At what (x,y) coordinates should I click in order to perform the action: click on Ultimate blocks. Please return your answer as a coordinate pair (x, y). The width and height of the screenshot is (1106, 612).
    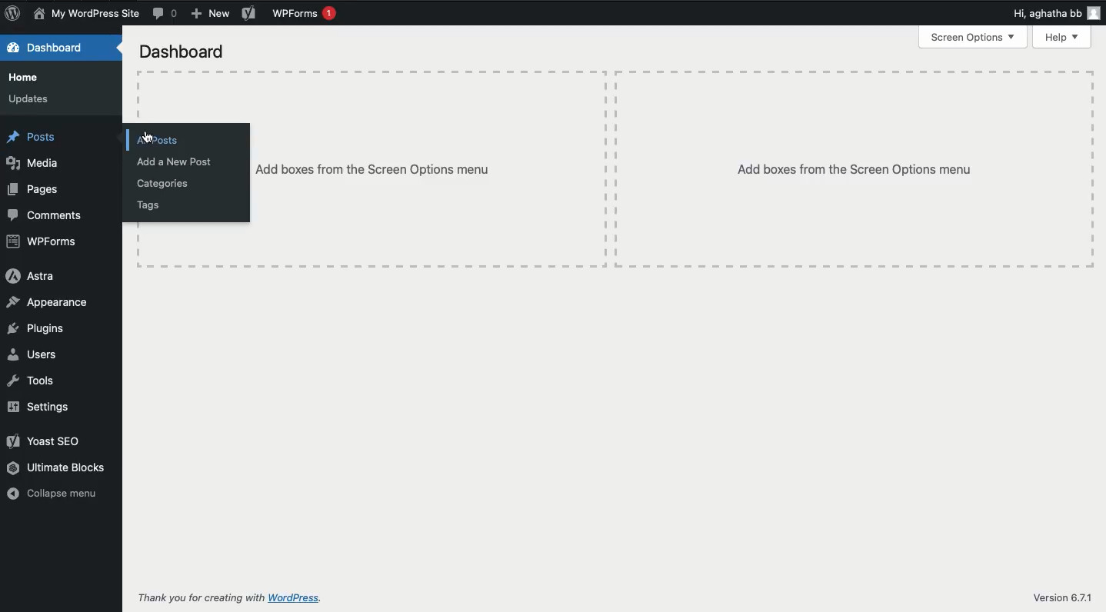
    Looking at the image, I should click on (57, 467).